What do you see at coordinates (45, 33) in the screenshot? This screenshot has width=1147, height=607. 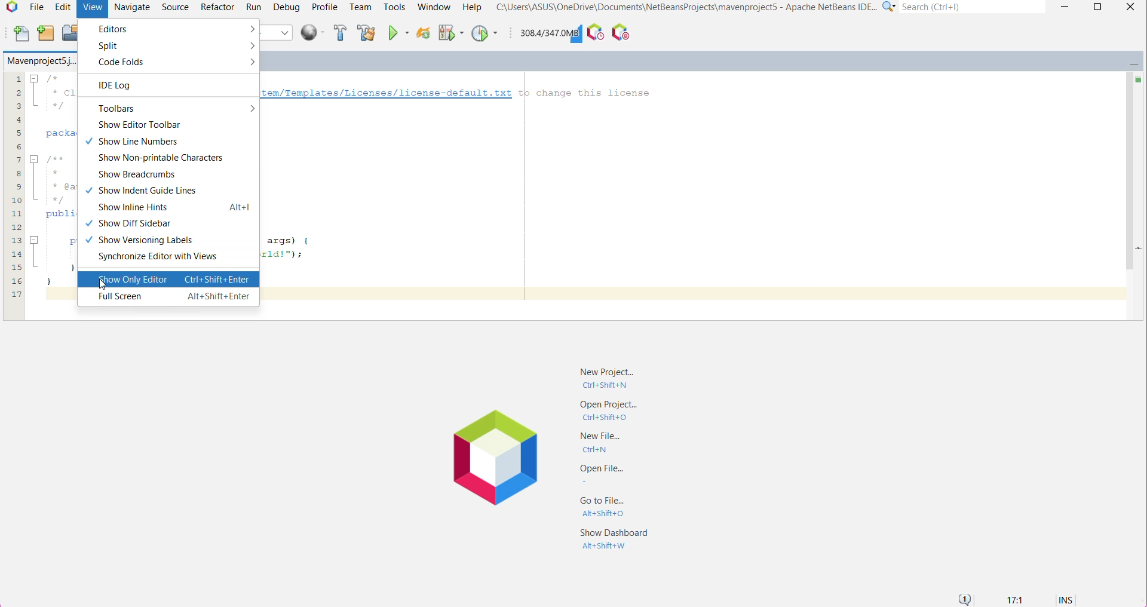 I see `New Project` at bounding box center [45, 33].